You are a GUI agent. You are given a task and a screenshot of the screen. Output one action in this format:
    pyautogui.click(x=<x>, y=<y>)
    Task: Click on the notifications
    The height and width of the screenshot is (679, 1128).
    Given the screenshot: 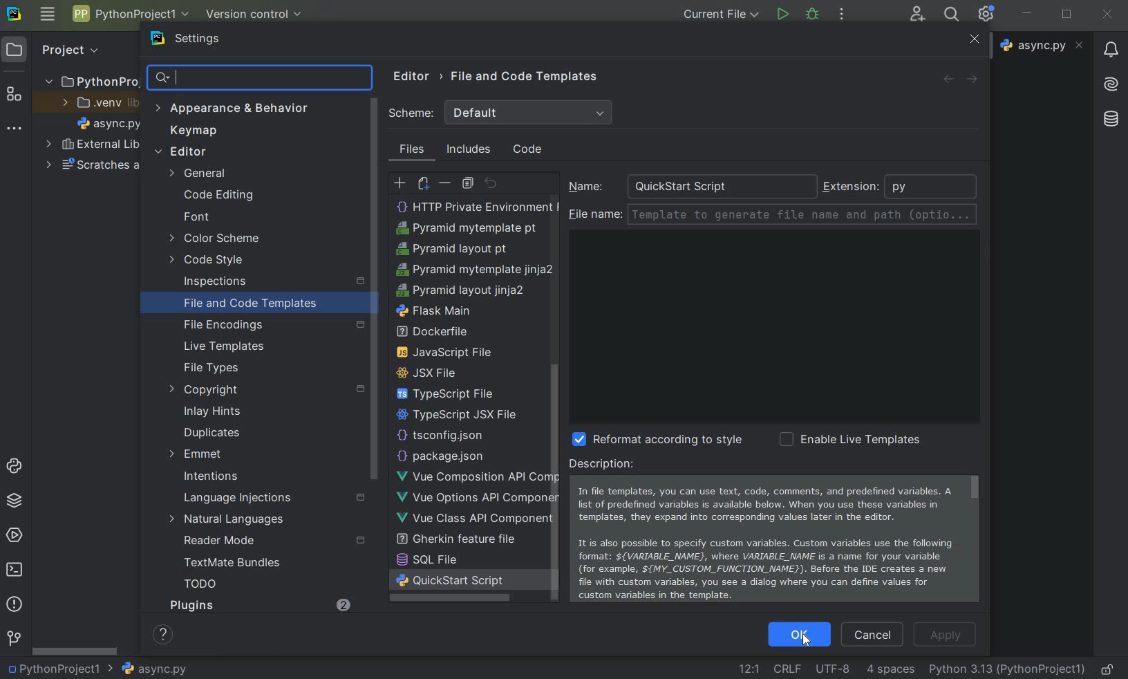 What is the action you would take?
    pyautogui.click(x=1108, y=50)
    